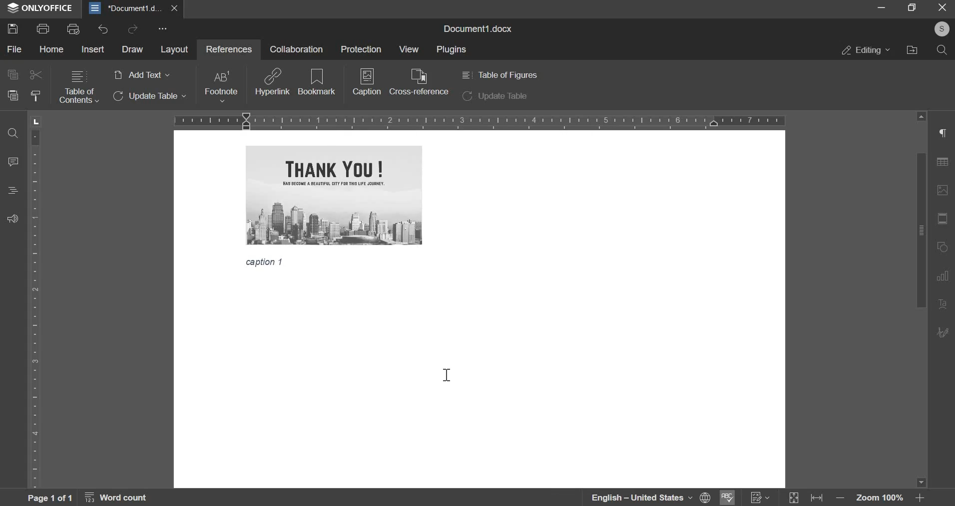 Image resolution: width=955 pixels, height=506 pixels. Describe the element at coordinates (73, 28) in the screenshot. I see `print preview` at that location.